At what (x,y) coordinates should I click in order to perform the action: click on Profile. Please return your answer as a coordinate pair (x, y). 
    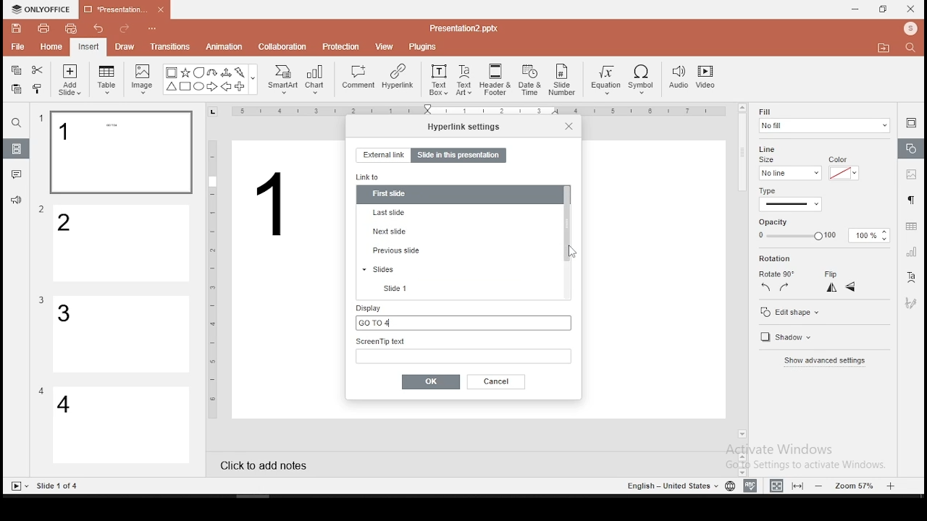
    Looking at the image, I should click on (912, 29).